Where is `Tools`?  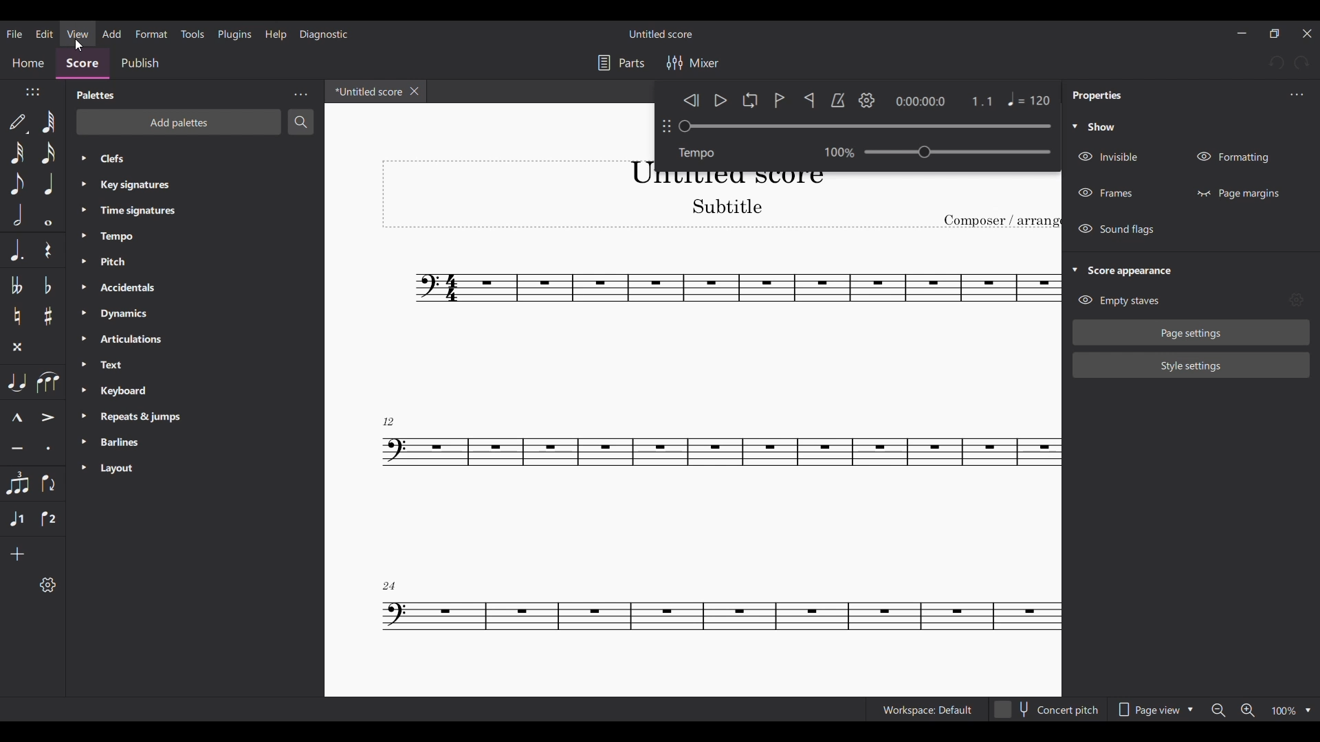 Tools is located at coordinates (192, 34).